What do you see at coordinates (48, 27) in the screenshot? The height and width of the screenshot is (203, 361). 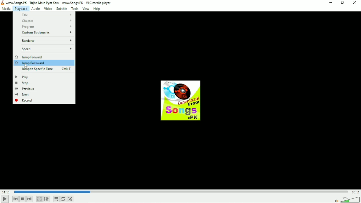 I see `Program` at bounding box center [48, 27].